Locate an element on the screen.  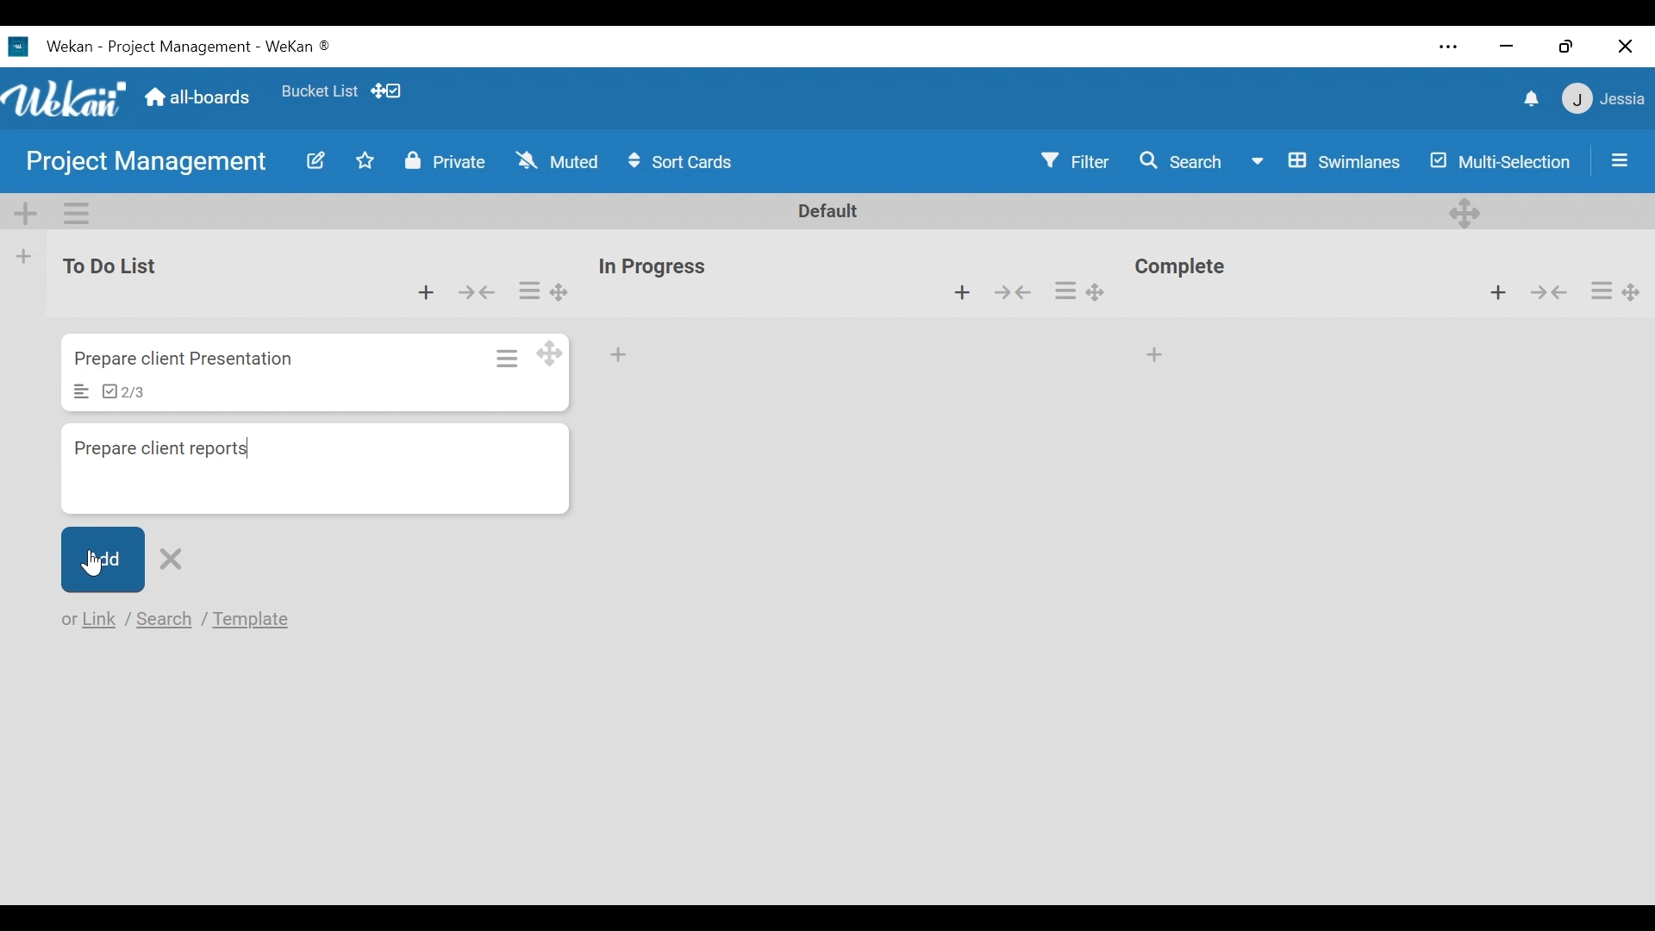
Card actions is located at coordinates (1066, 291).